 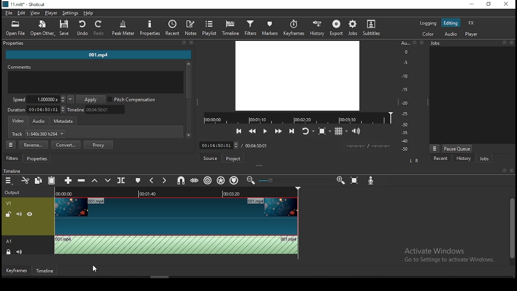 I want to click on create/edit marker, so click(x=139, y=181).